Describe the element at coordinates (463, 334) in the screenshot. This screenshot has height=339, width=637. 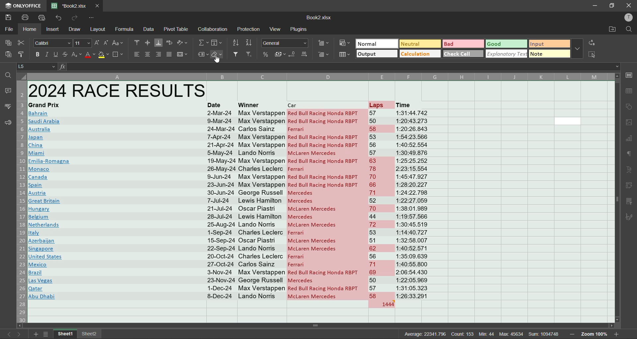
I see `count` at that location.